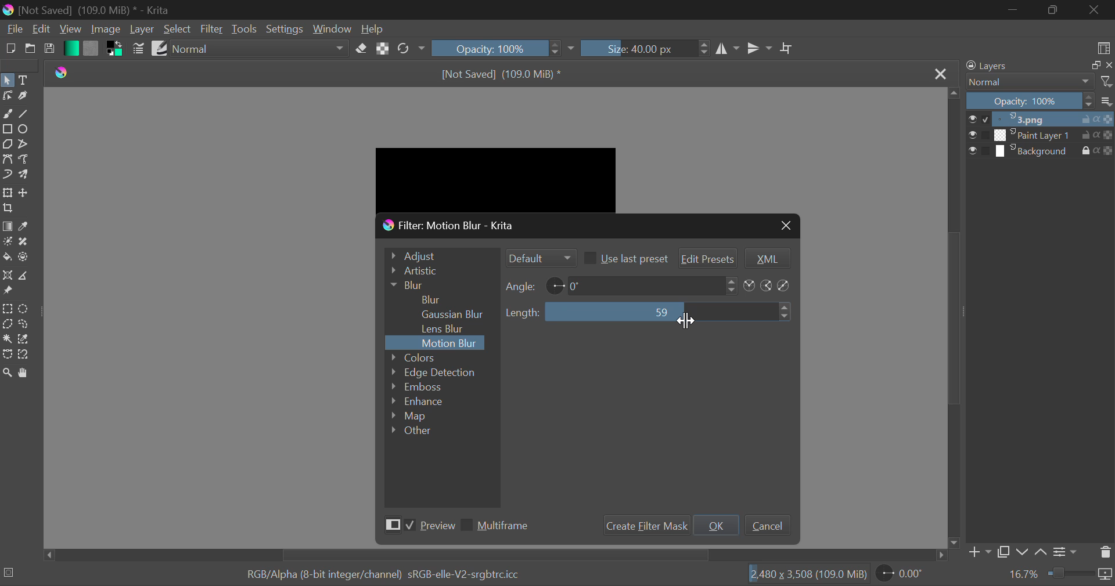  I want to click on Similar Color Selection Tool, so click(28, 340).